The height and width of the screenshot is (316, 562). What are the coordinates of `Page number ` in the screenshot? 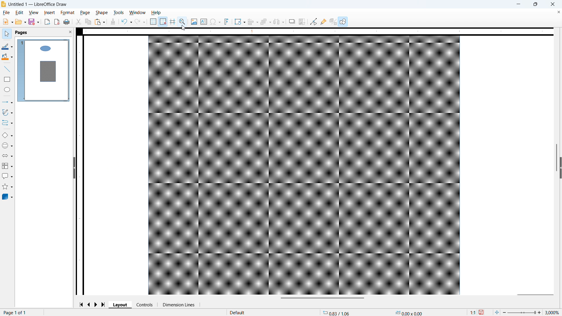 It's located at (16, 313).